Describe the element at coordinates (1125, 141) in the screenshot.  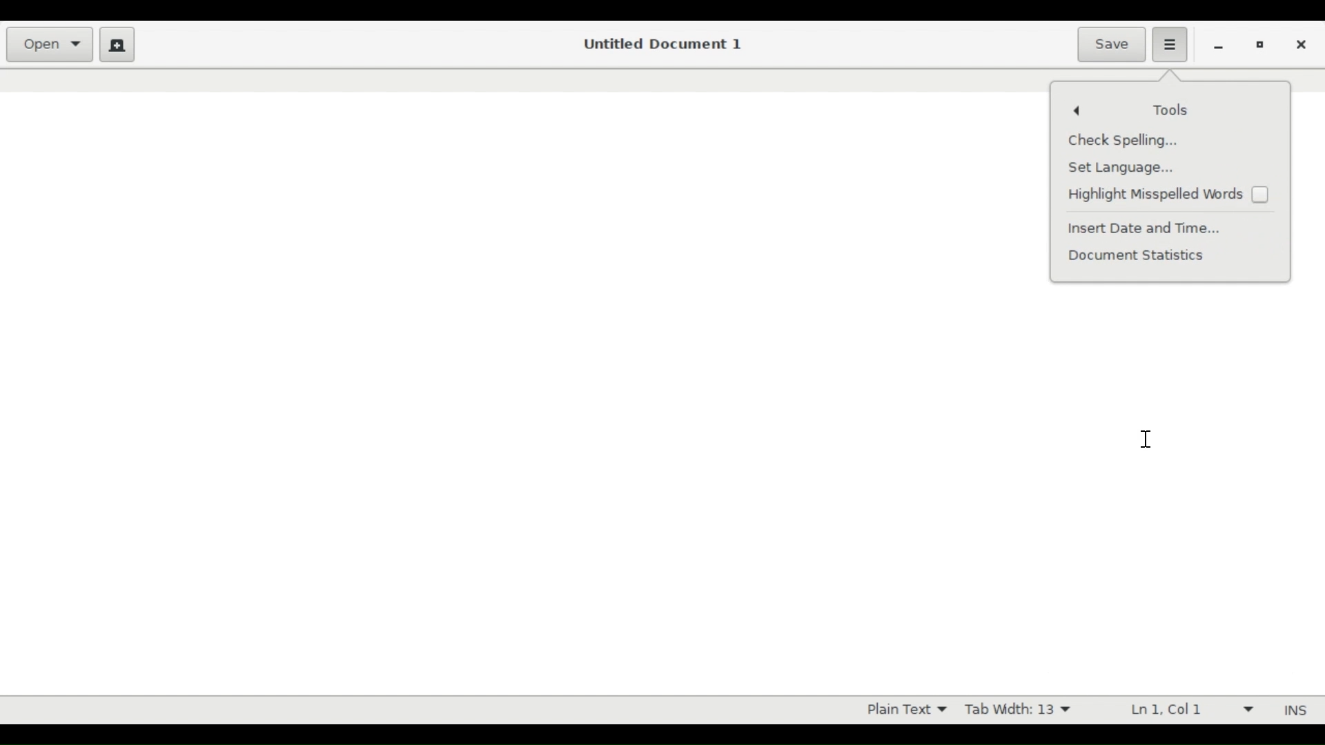
I see `Check Spelling` at that location.